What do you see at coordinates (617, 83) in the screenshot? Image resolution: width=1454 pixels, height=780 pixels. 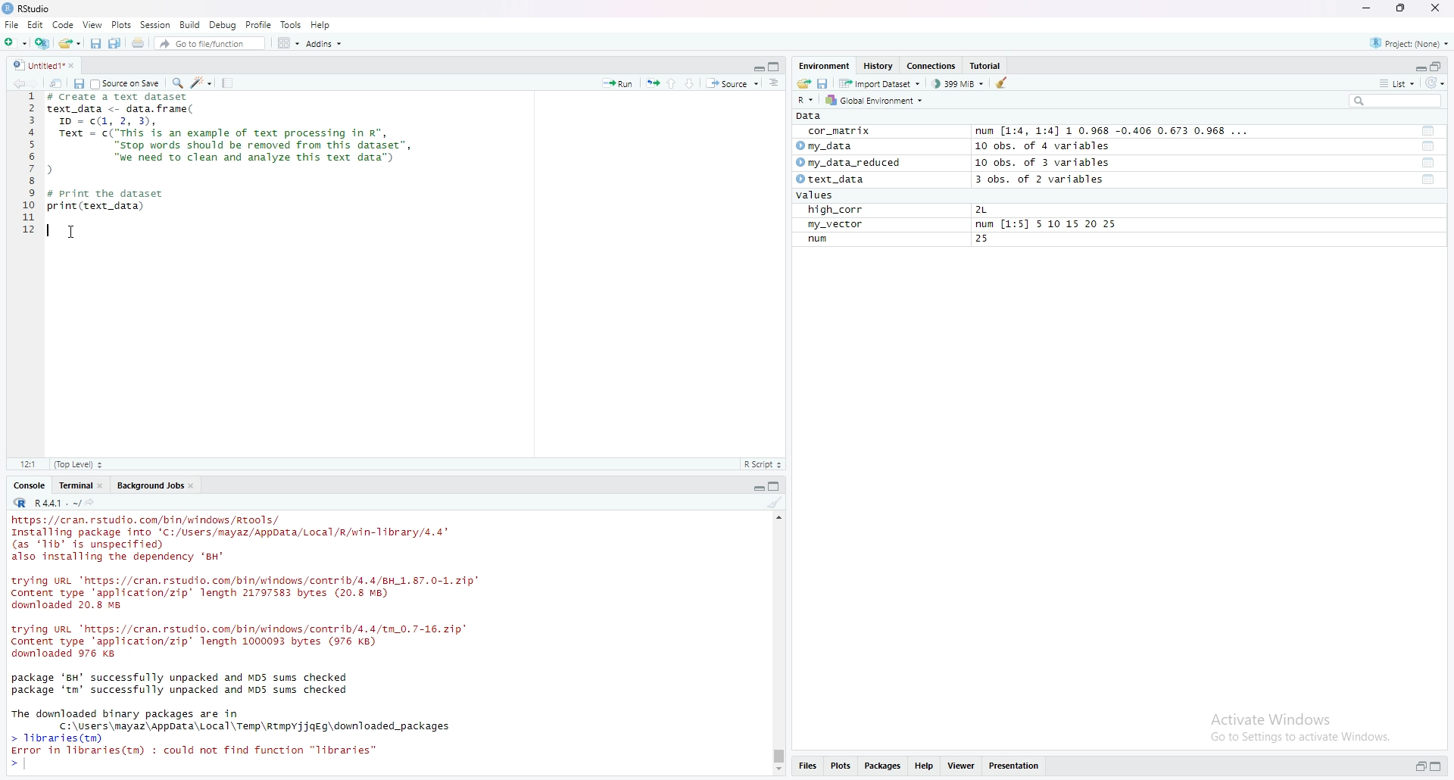 I see `run` at bounding box center [617, 83].